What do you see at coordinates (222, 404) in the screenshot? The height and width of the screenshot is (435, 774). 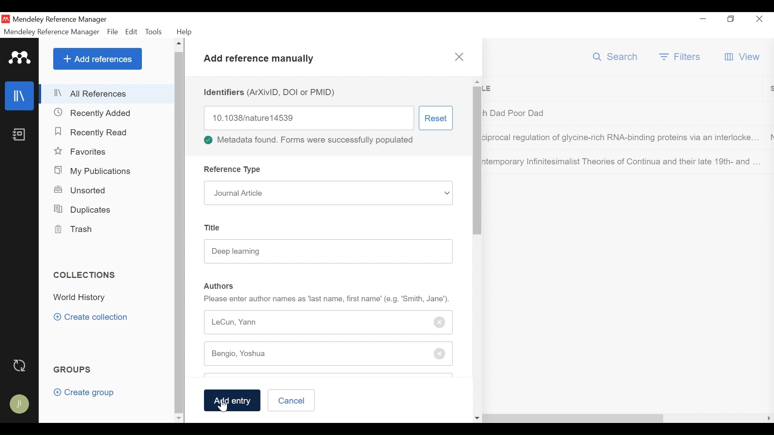 I see `cursor` at bounding box center [222, 404].